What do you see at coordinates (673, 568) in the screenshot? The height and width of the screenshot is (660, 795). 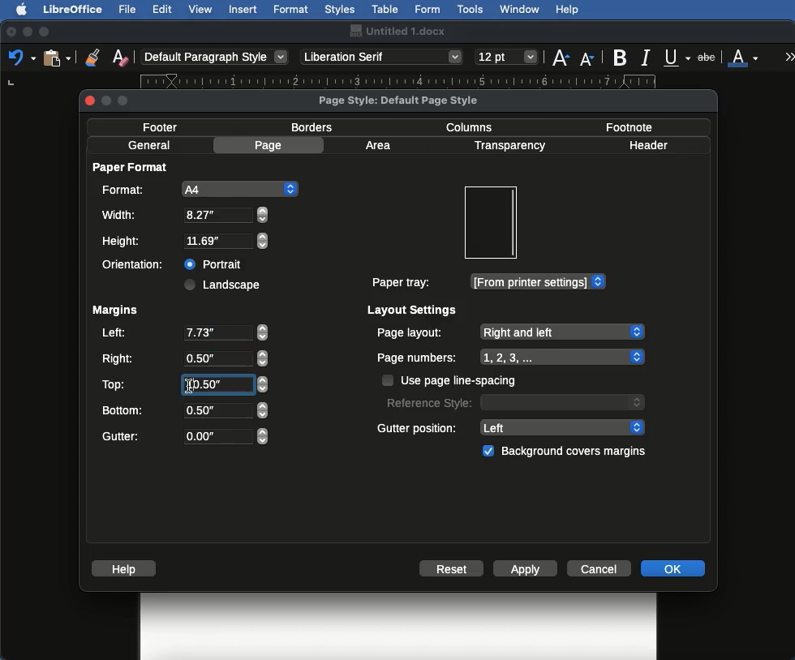 I see `OK` at bounding box center [673, 568].